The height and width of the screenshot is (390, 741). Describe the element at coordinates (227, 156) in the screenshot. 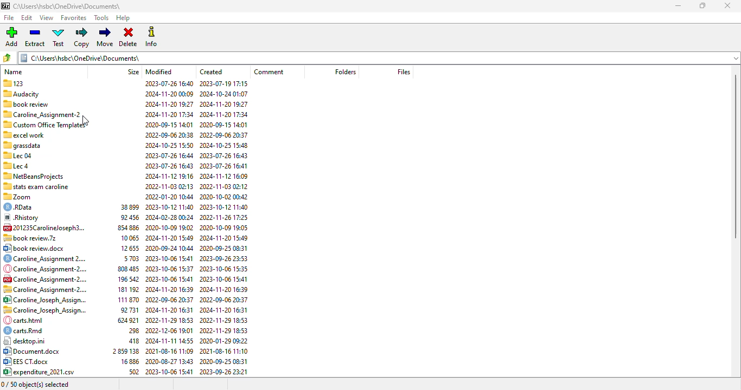

I see `2023-07-26 16:43` at that location.